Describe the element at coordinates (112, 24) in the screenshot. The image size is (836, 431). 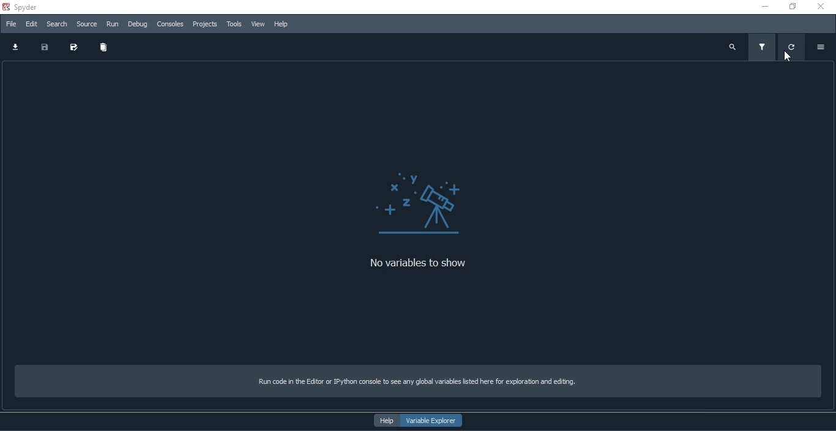
I see `Run` at that location.